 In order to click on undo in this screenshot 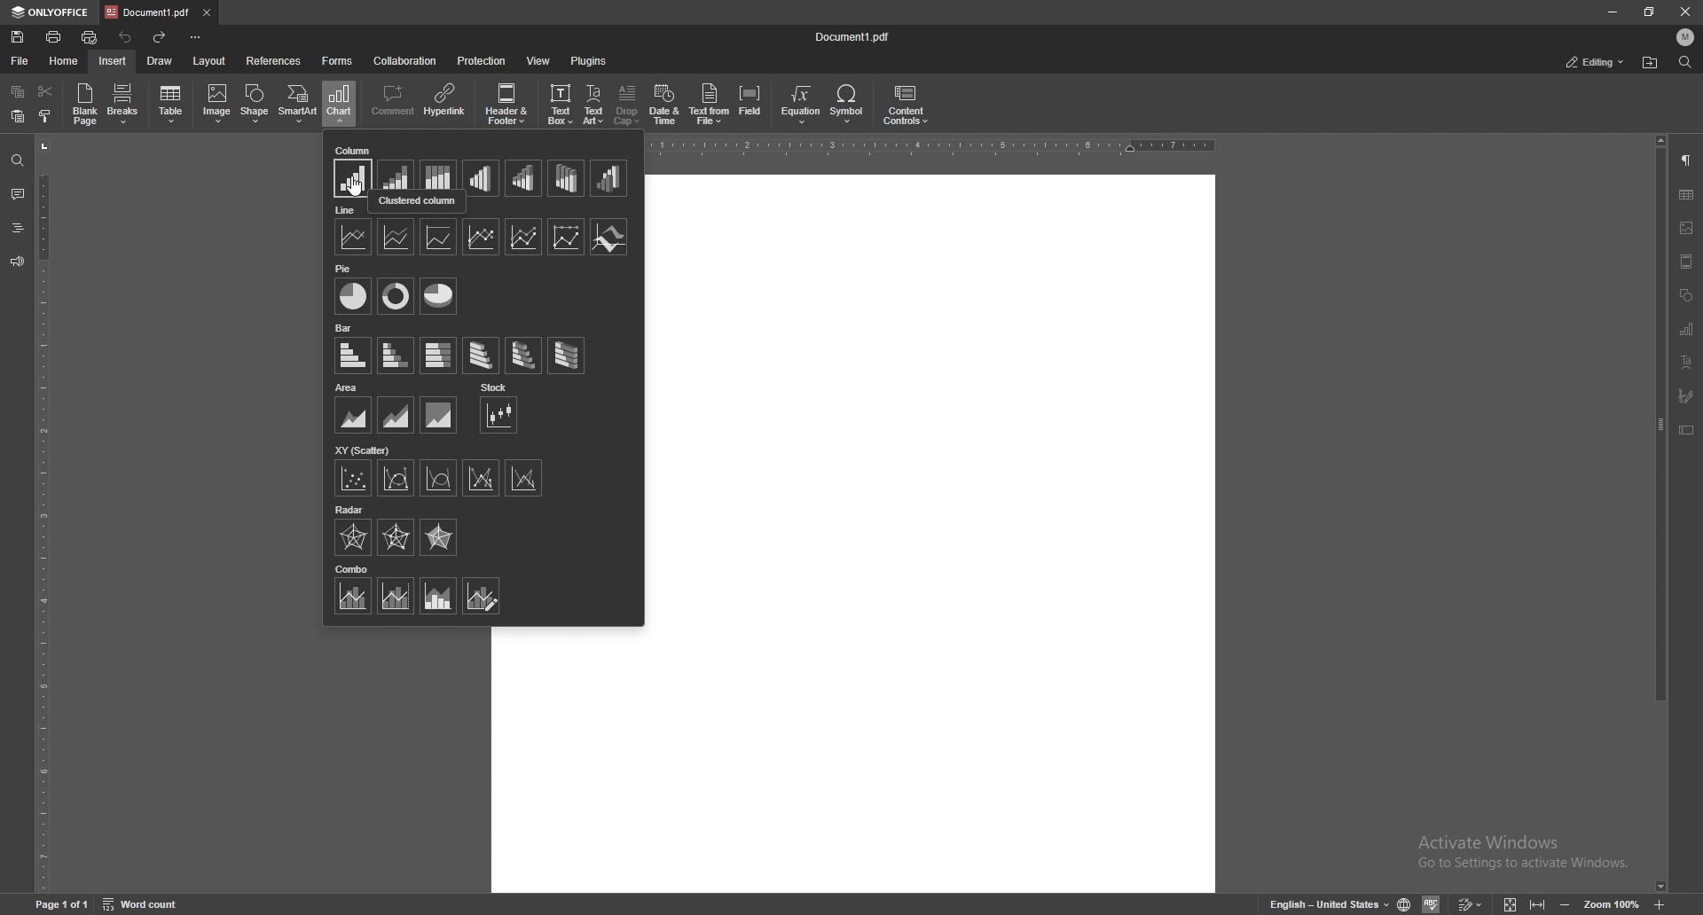, I will do `click(126, 38)`.